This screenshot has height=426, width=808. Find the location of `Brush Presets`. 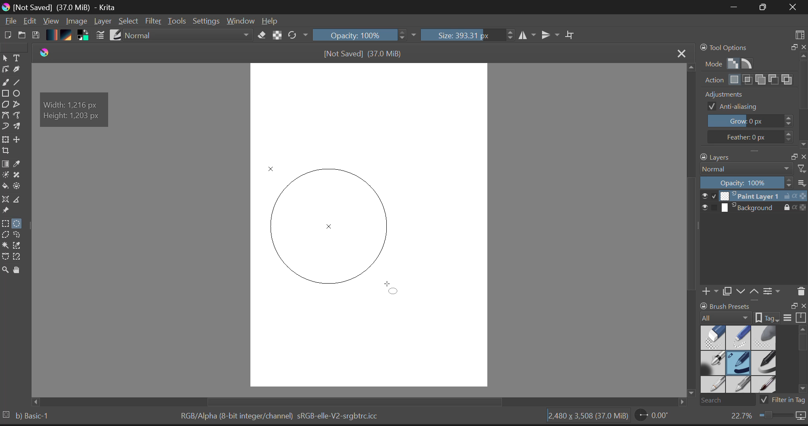

Brush Presets is located at coordinates (117, 35).